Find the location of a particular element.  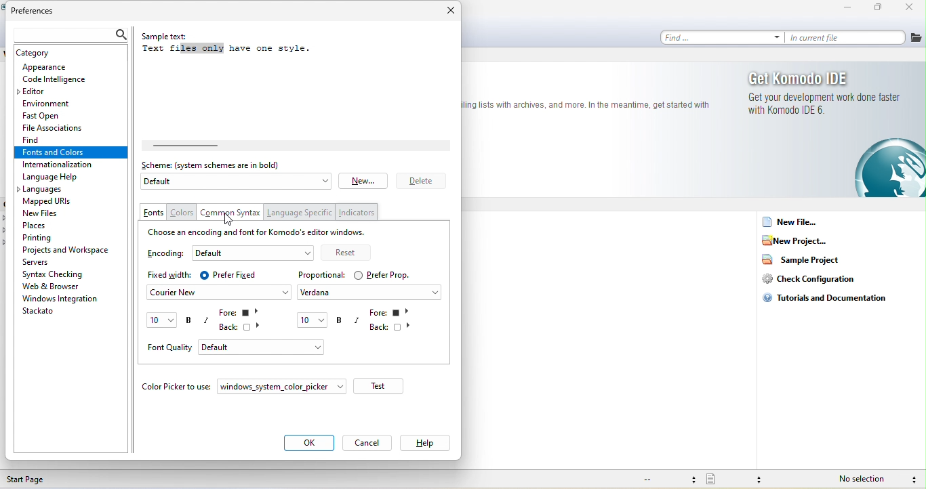

scheme is located at coordinates (218, 165).